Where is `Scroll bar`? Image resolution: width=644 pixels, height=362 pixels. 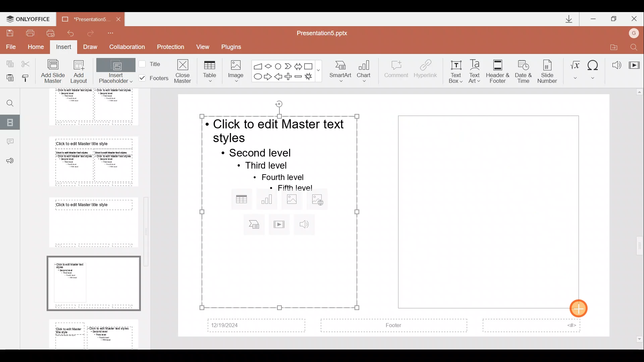
Scroll bar is located at coordinates (148, 215).